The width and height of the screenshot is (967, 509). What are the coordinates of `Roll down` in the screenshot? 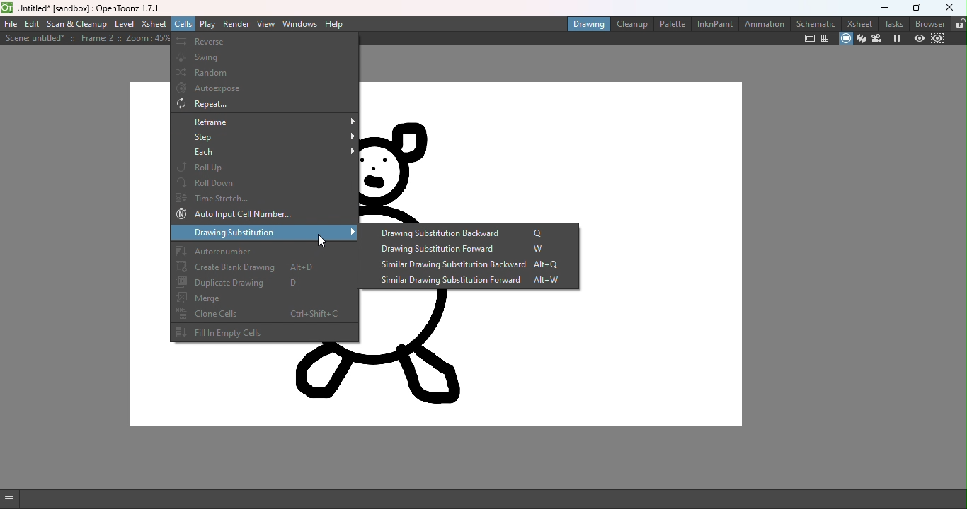 It's located at (264, 182).